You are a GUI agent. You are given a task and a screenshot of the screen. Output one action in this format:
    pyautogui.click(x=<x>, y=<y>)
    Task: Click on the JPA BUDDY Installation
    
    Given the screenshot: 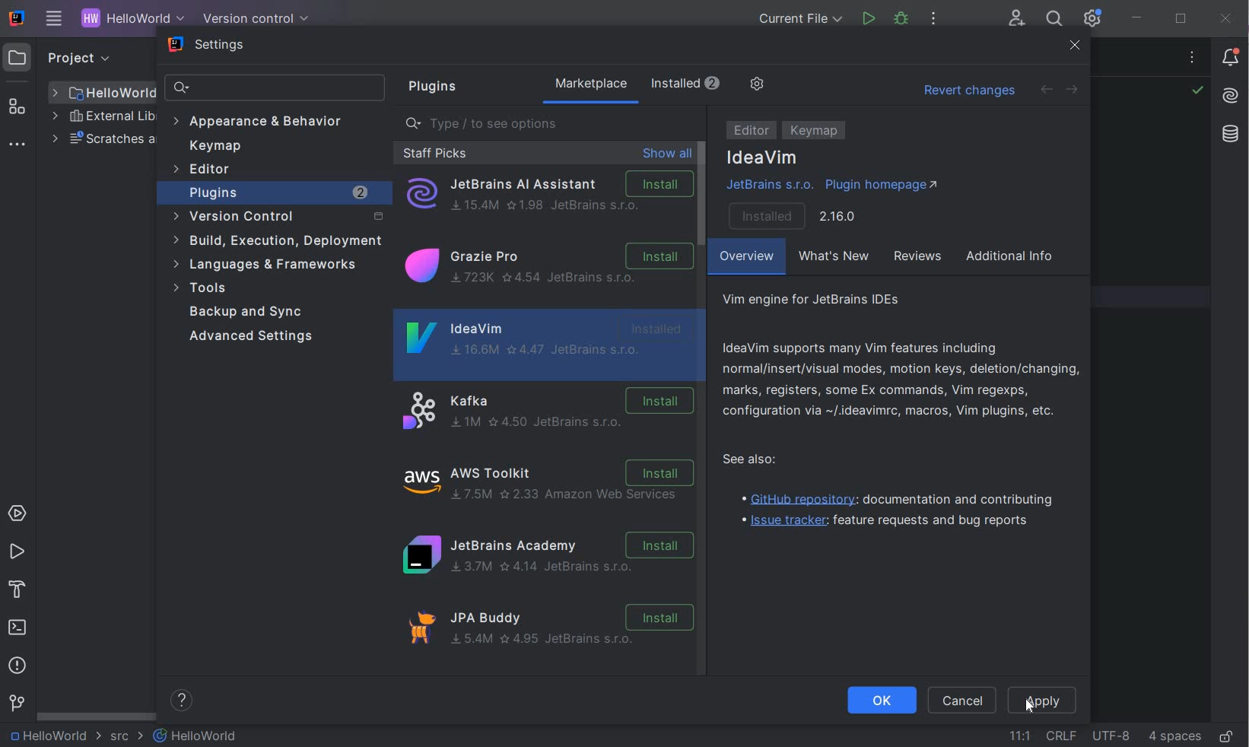 What is the action you would take?
    pyautogui.click(x=552, y=633)
    